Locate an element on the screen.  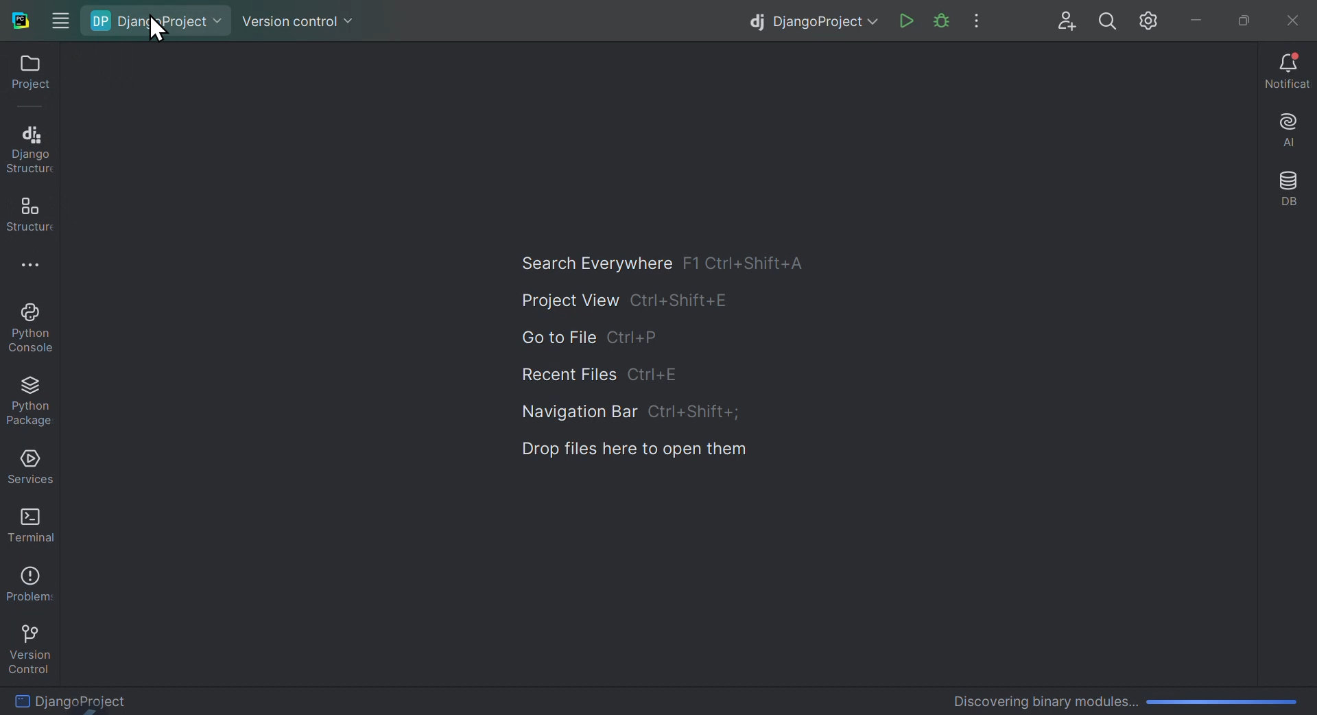
structure is located at coordinates (26, 214).